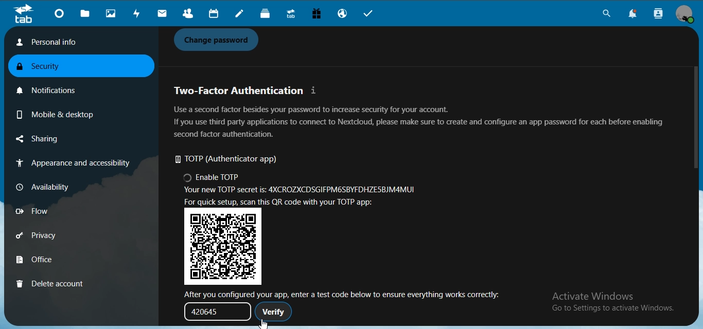  What do you see at coordinates (686, 14) in the screenshot?
I see `manage profile` at bounding box center [686, 14].